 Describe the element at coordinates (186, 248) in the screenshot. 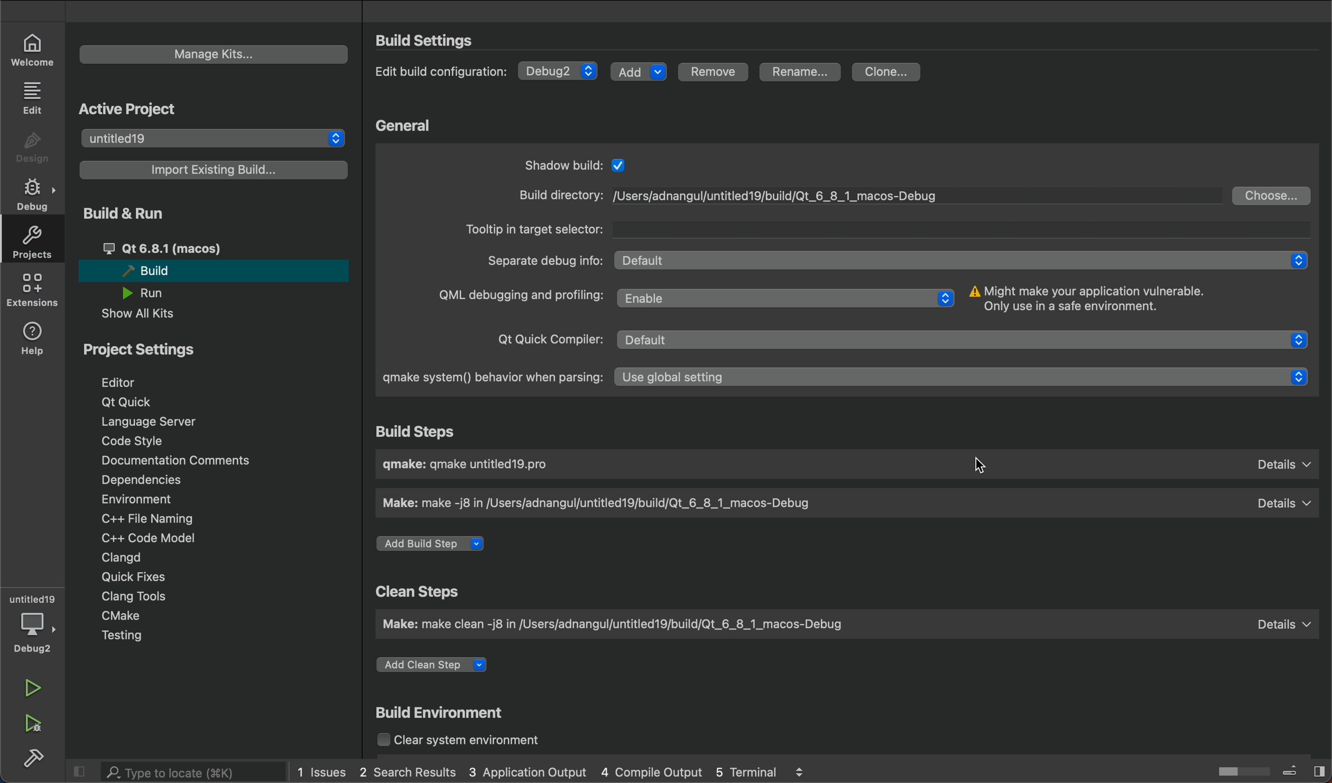

I see `qt` at that location.